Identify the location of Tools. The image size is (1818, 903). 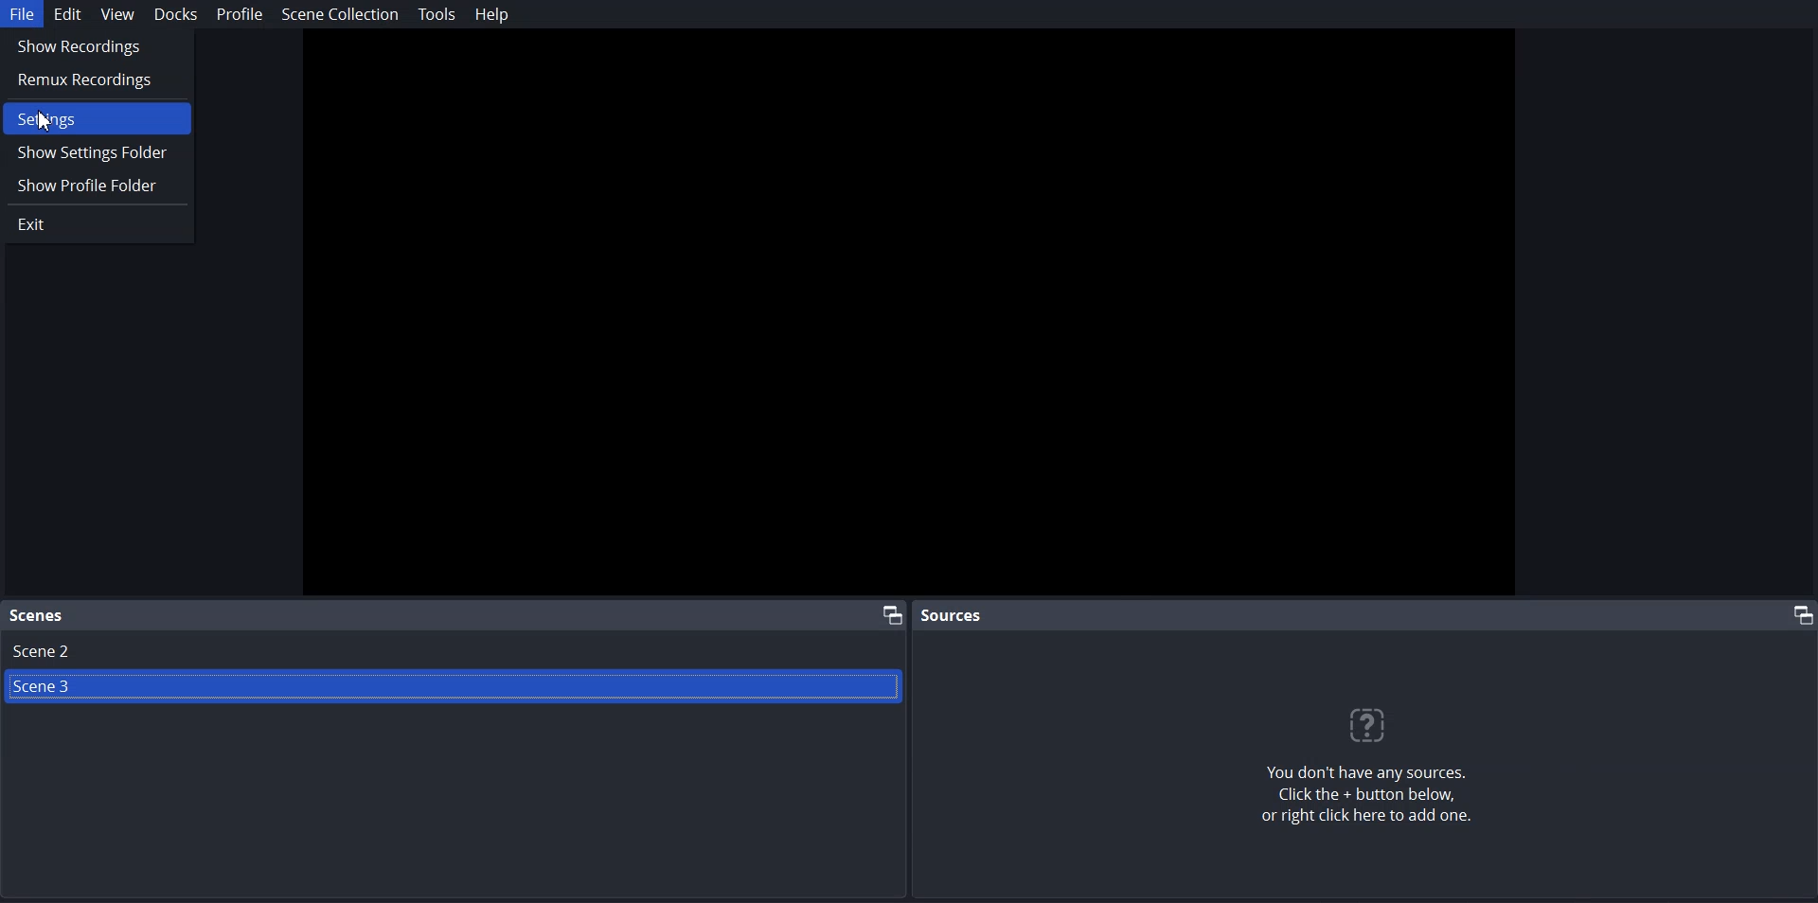
(437, 14).